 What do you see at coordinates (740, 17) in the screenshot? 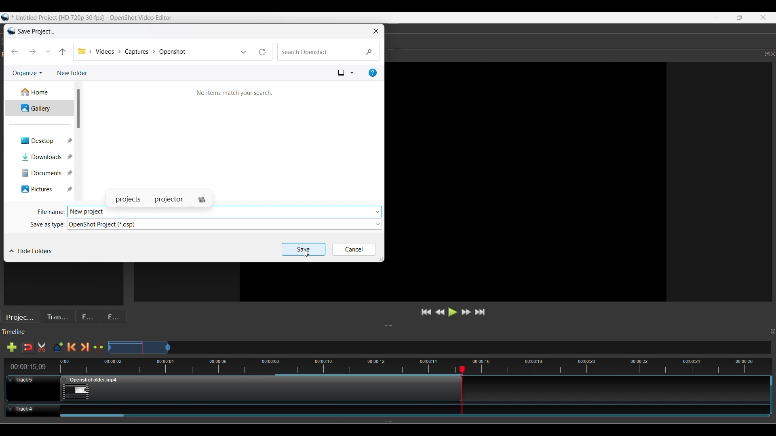
I see `maximize` at bounding box center [740, 17].